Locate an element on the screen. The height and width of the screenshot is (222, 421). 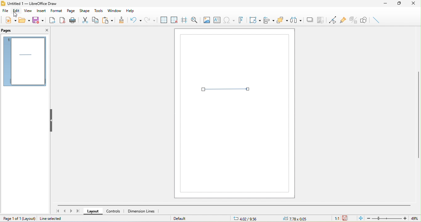
align objects is located at coordinates (269, 20).